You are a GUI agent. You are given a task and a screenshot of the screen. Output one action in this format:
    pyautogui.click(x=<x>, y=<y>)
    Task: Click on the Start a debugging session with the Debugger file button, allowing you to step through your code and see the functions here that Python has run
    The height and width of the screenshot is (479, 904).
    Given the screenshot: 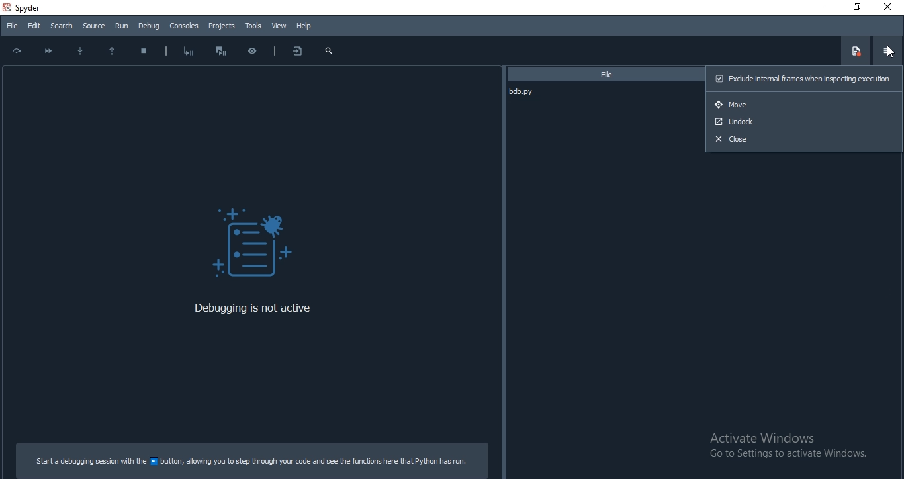 What is the action you would take?
    pyautogui.click(x=253, y=460)
    